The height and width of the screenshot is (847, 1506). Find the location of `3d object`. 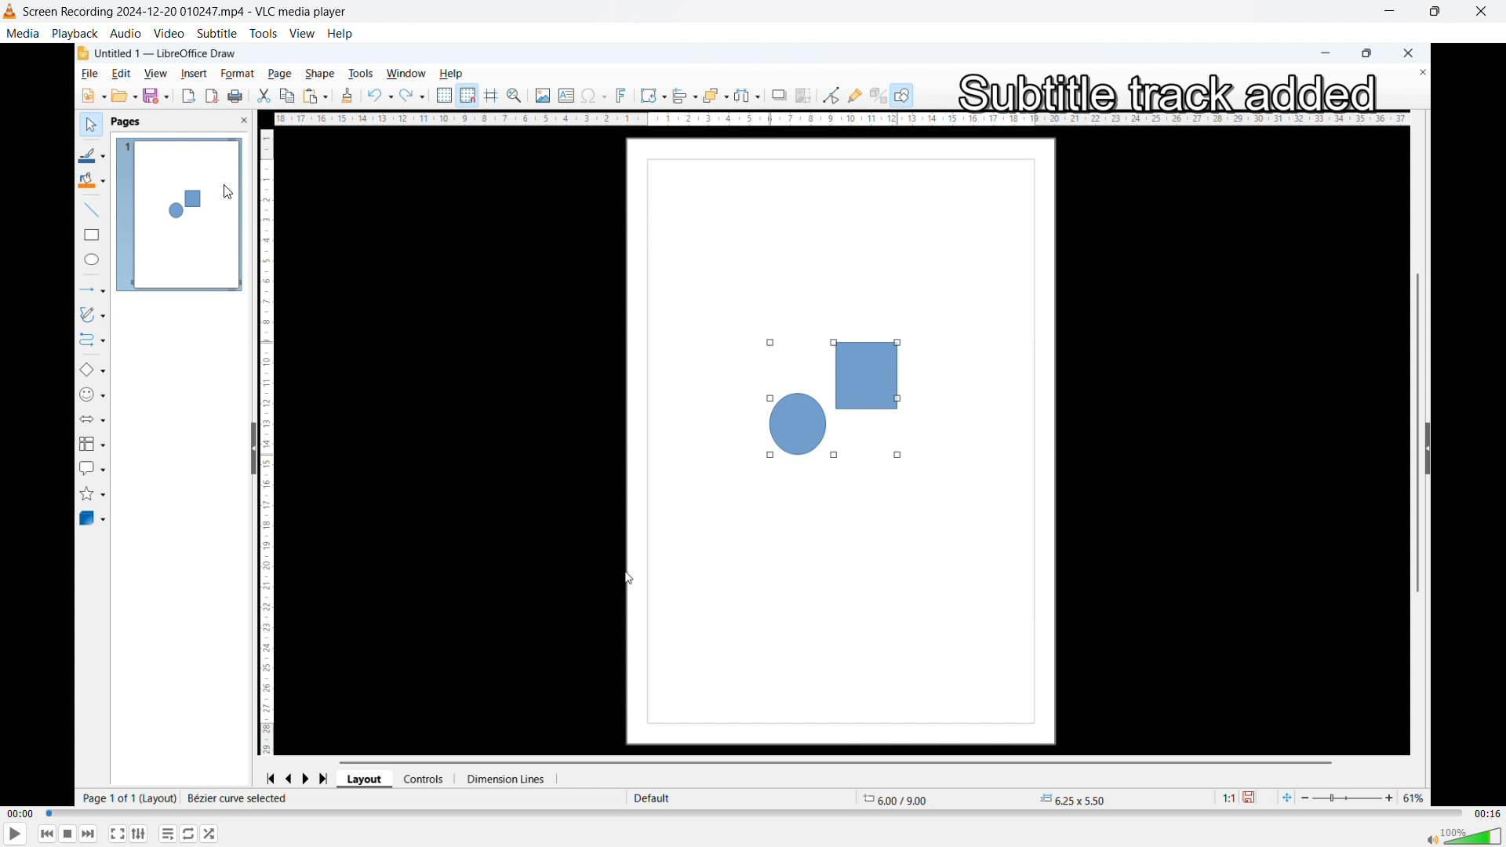

3d object is located at coordinates (93, 519).